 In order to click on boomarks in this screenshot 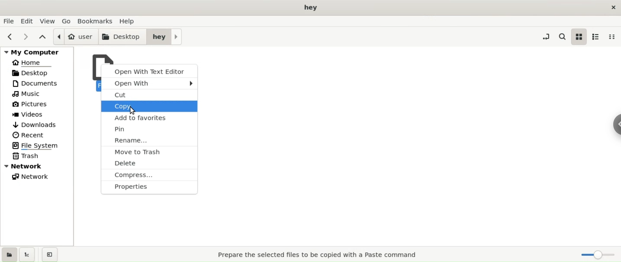, I will do `click(97, 21)`.